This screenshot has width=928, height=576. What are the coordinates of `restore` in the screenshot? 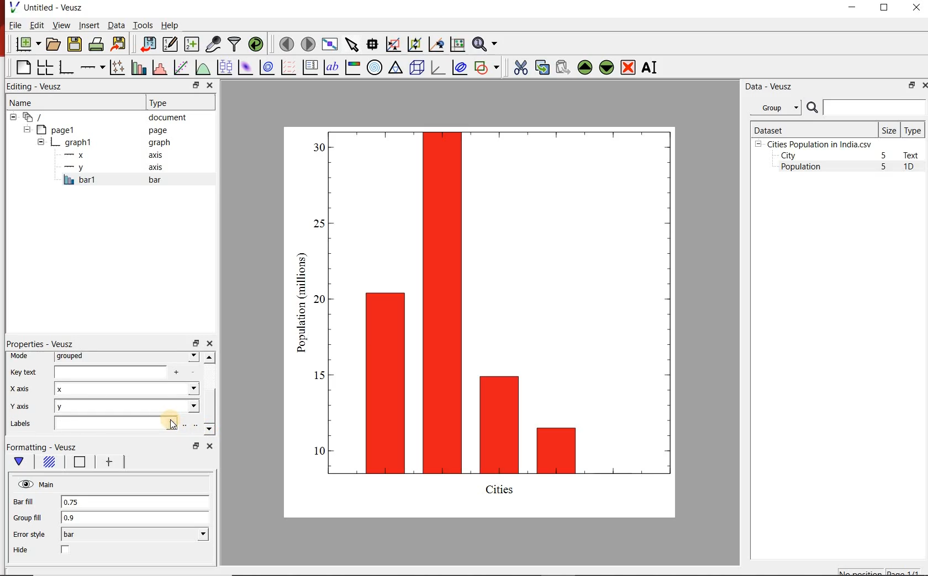 It's located at (195, 446).